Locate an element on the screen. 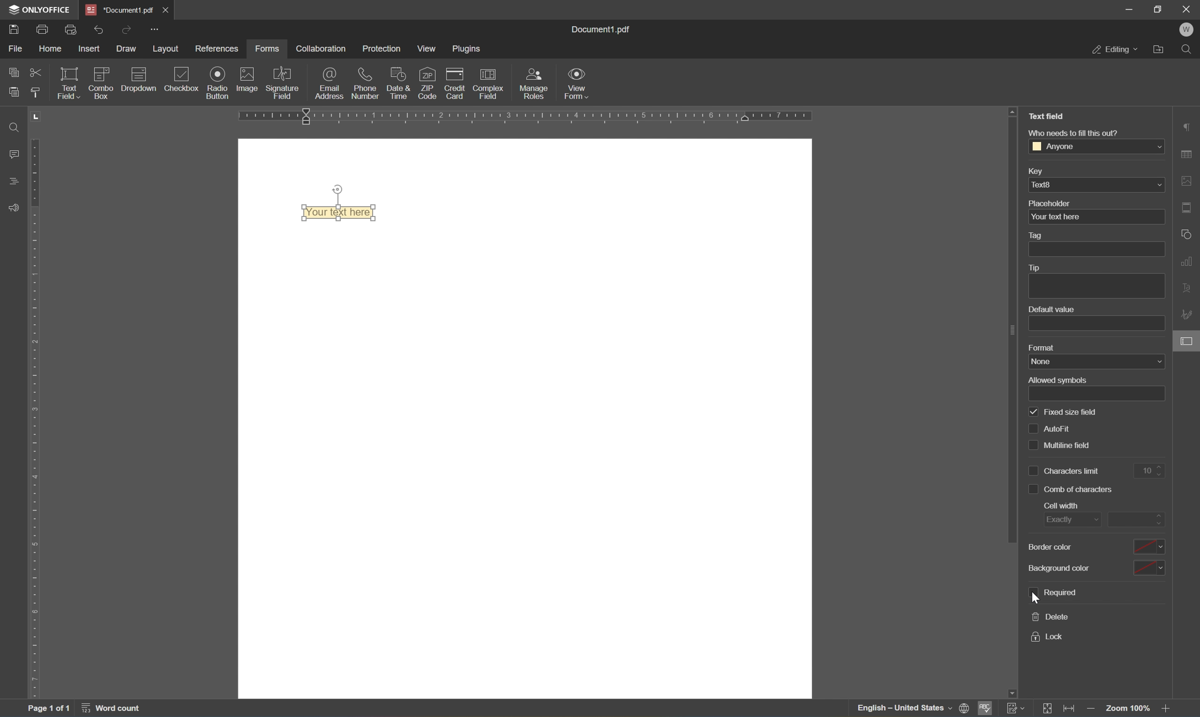 The image size is (1200, 717). forms is located at coordinates (268, 49).